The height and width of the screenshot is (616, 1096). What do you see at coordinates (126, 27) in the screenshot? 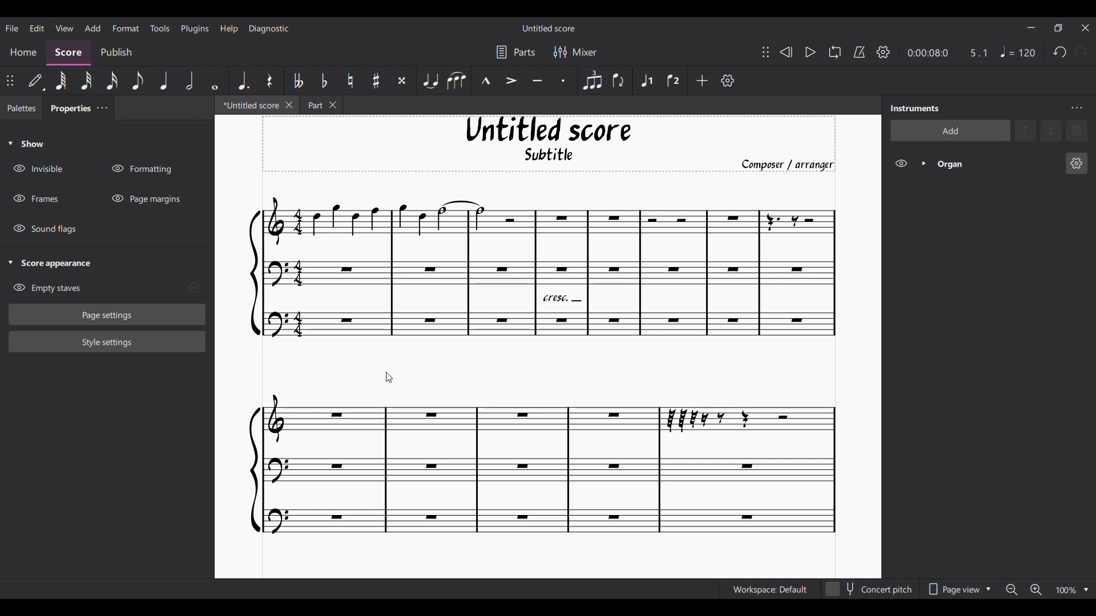
I see `Format menu` at bounding box center [126, 27].